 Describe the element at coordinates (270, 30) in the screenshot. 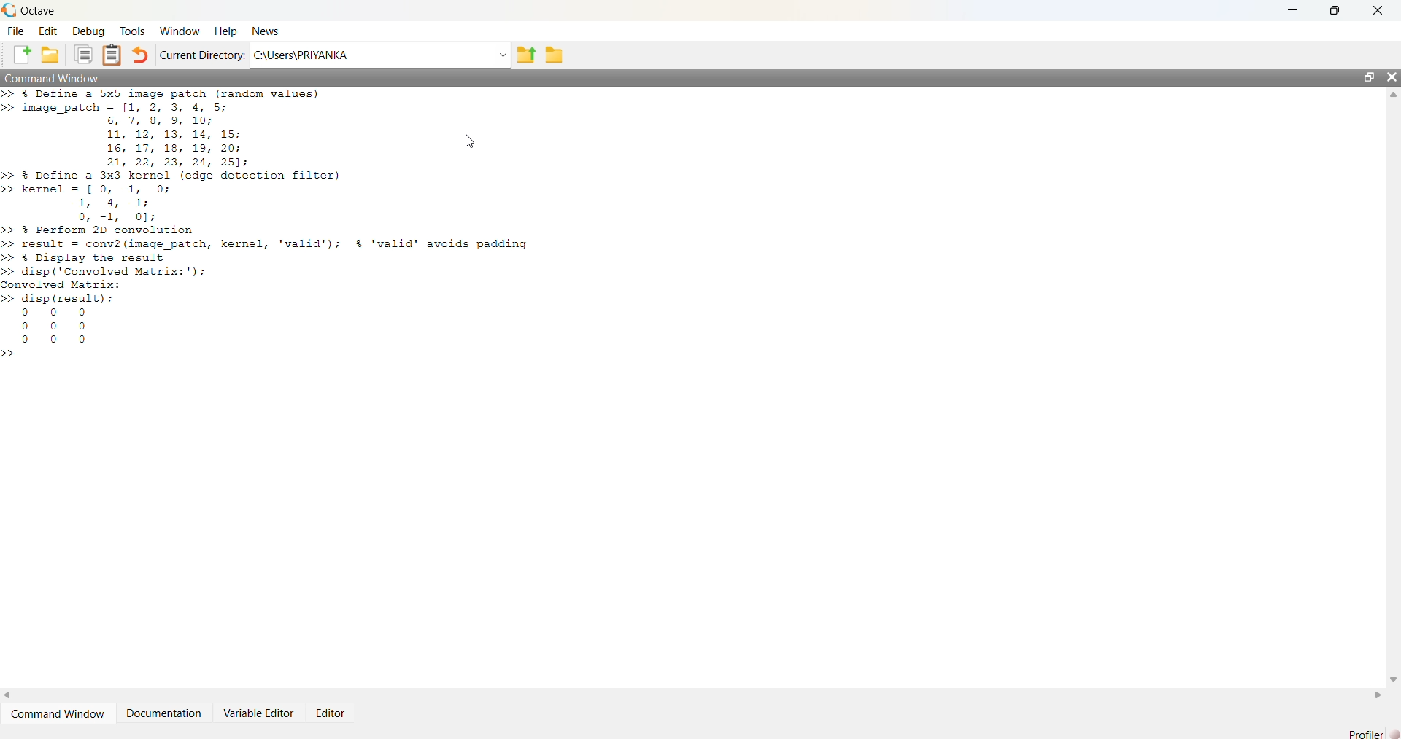

I see `News` at that location.